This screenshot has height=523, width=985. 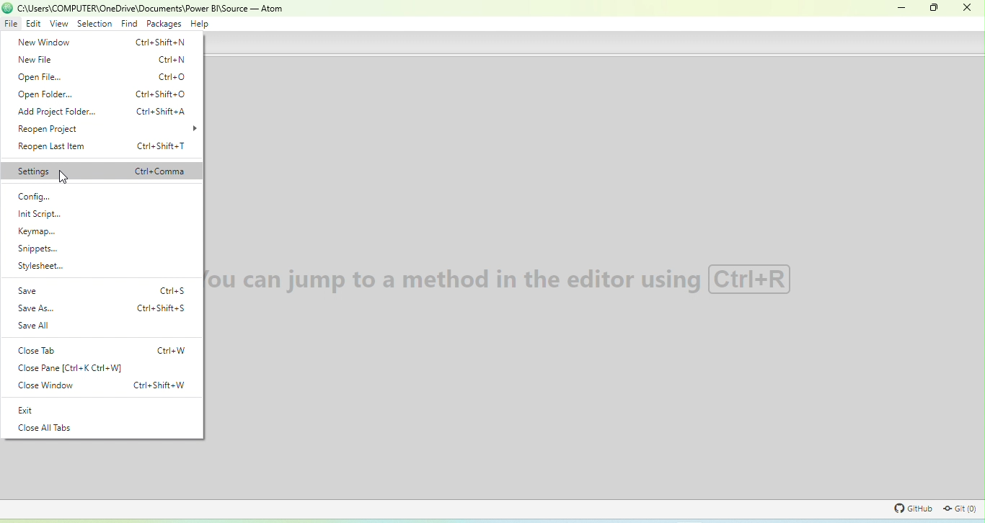 I want to click on settings, so click(x=102, y=171).